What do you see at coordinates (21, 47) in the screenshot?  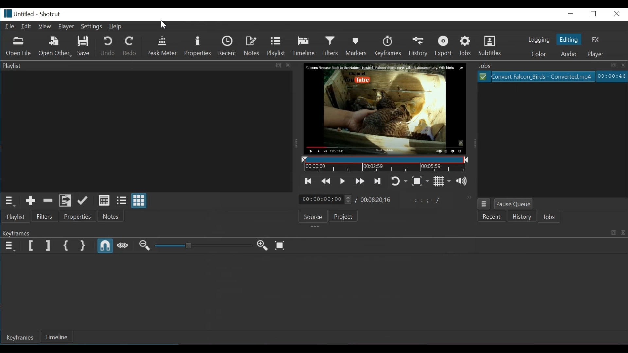 I see `Open File` at bounding box center [21, 47].